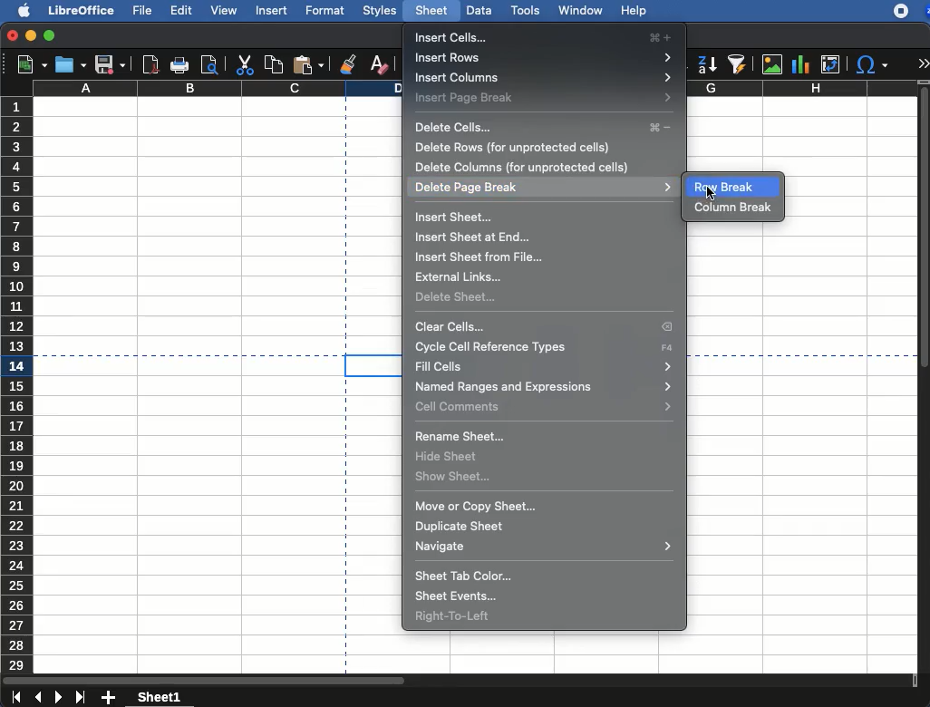  What do you see at coordinates (476, 507) in the screenshot?
I see `move or copy sheet` at bounding box center [476, 507].